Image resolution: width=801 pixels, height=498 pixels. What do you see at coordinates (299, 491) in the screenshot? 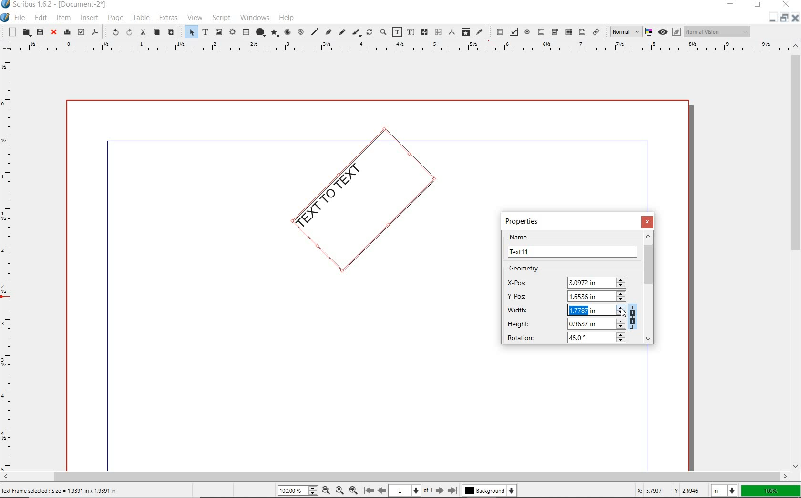
I see `zoom level` at bounding box center [299, 491].